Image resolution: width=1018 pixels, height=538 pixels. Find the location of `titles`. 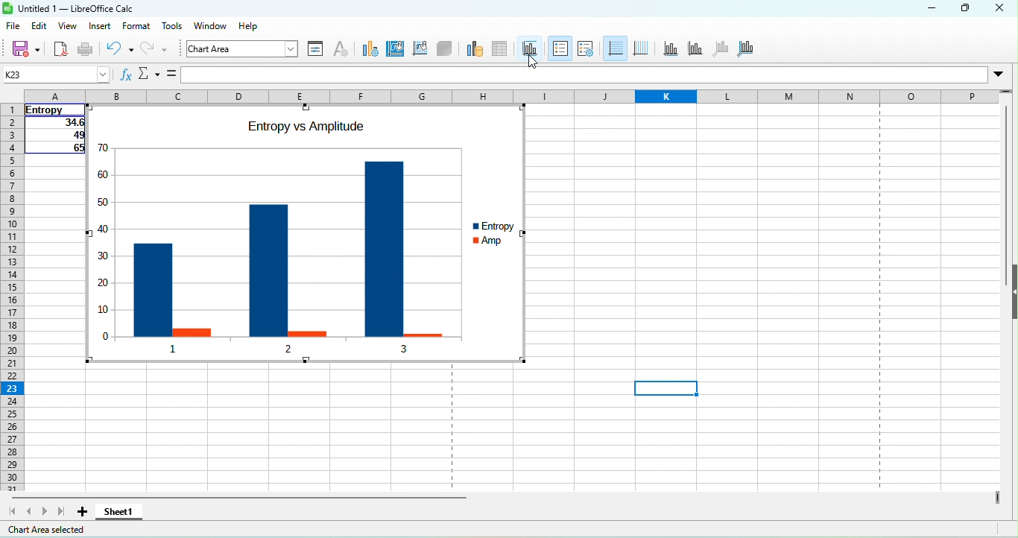

titles is located at coordinates (529, 43).